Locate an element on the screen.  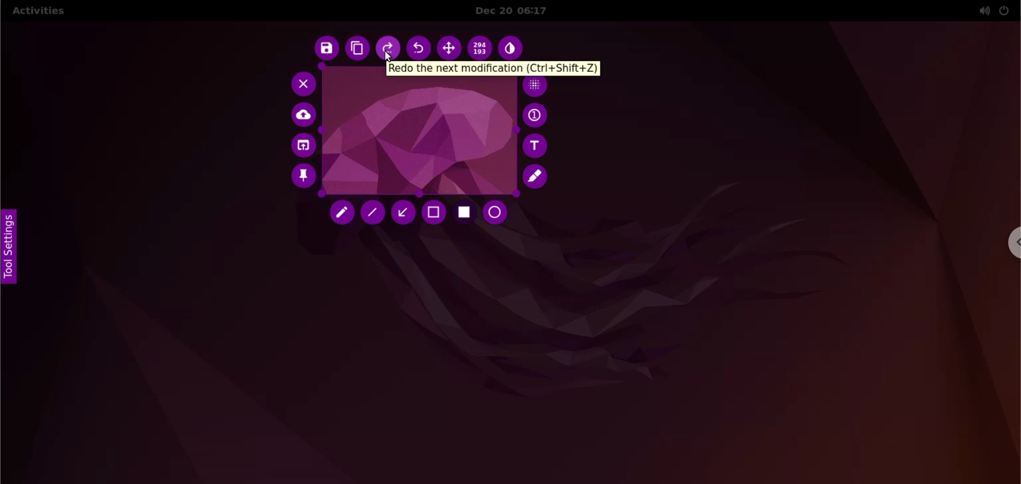
selection tool is located at coordinates (434, 213).